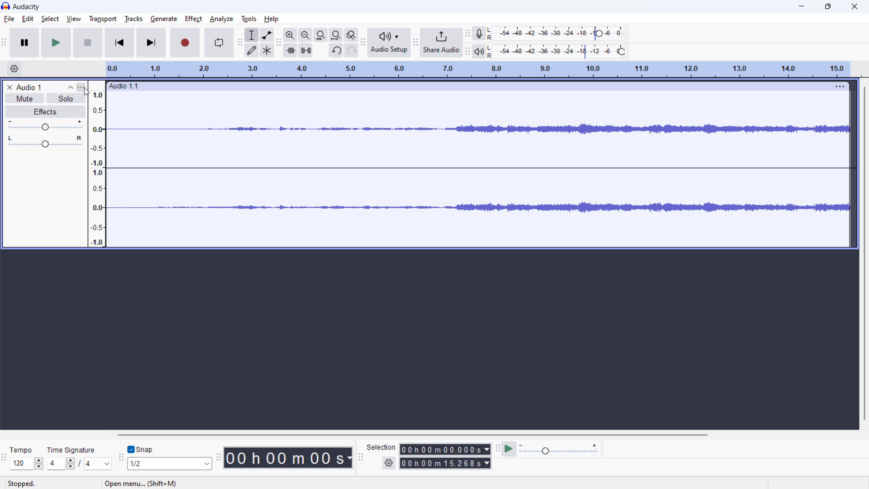 This screenshot has height=489, width=869. I want to click on record level, so click(559, 34).